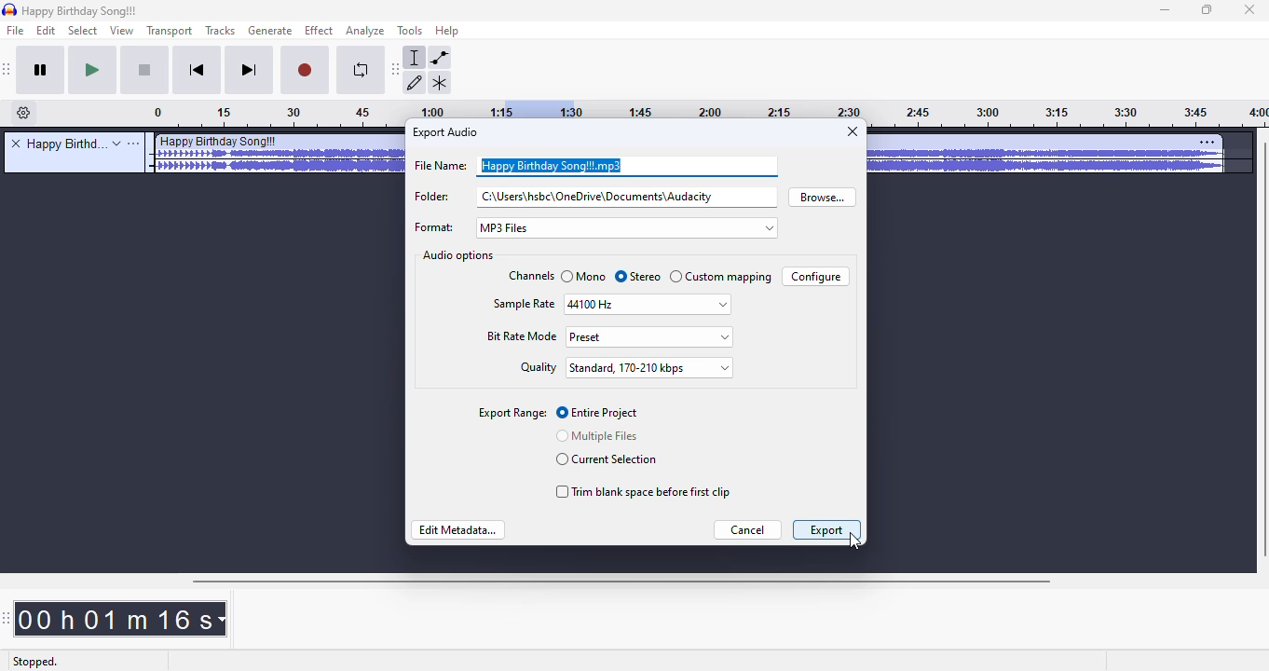 This screenshot has width=1269, height=671. Describe the element at coordinates (270, 31) in the screenshot. I see `generate` at that location.